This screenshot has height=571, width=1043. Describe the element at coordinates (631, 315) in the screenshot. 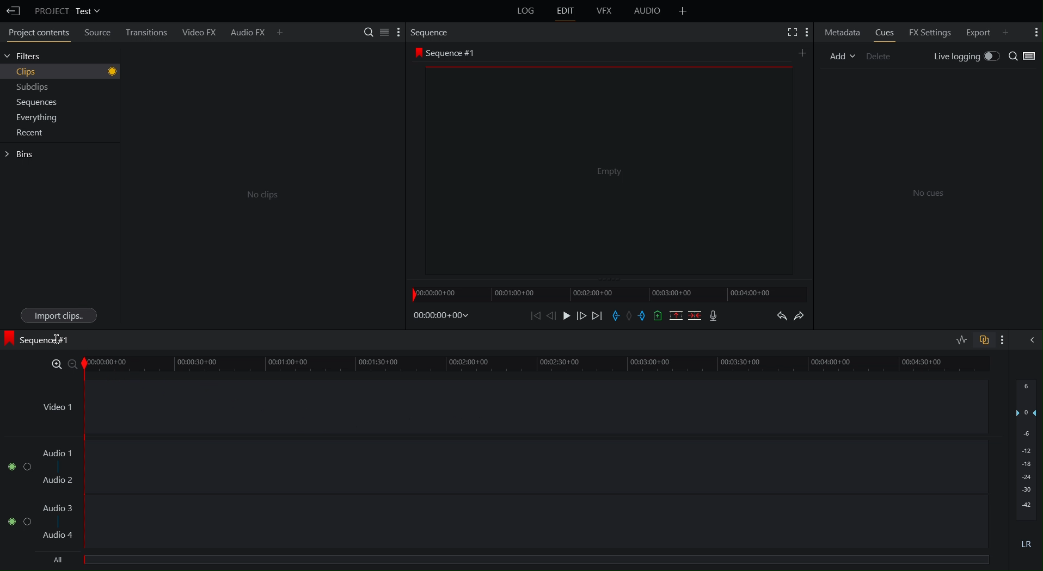

I see `Remove Marker` at that location.